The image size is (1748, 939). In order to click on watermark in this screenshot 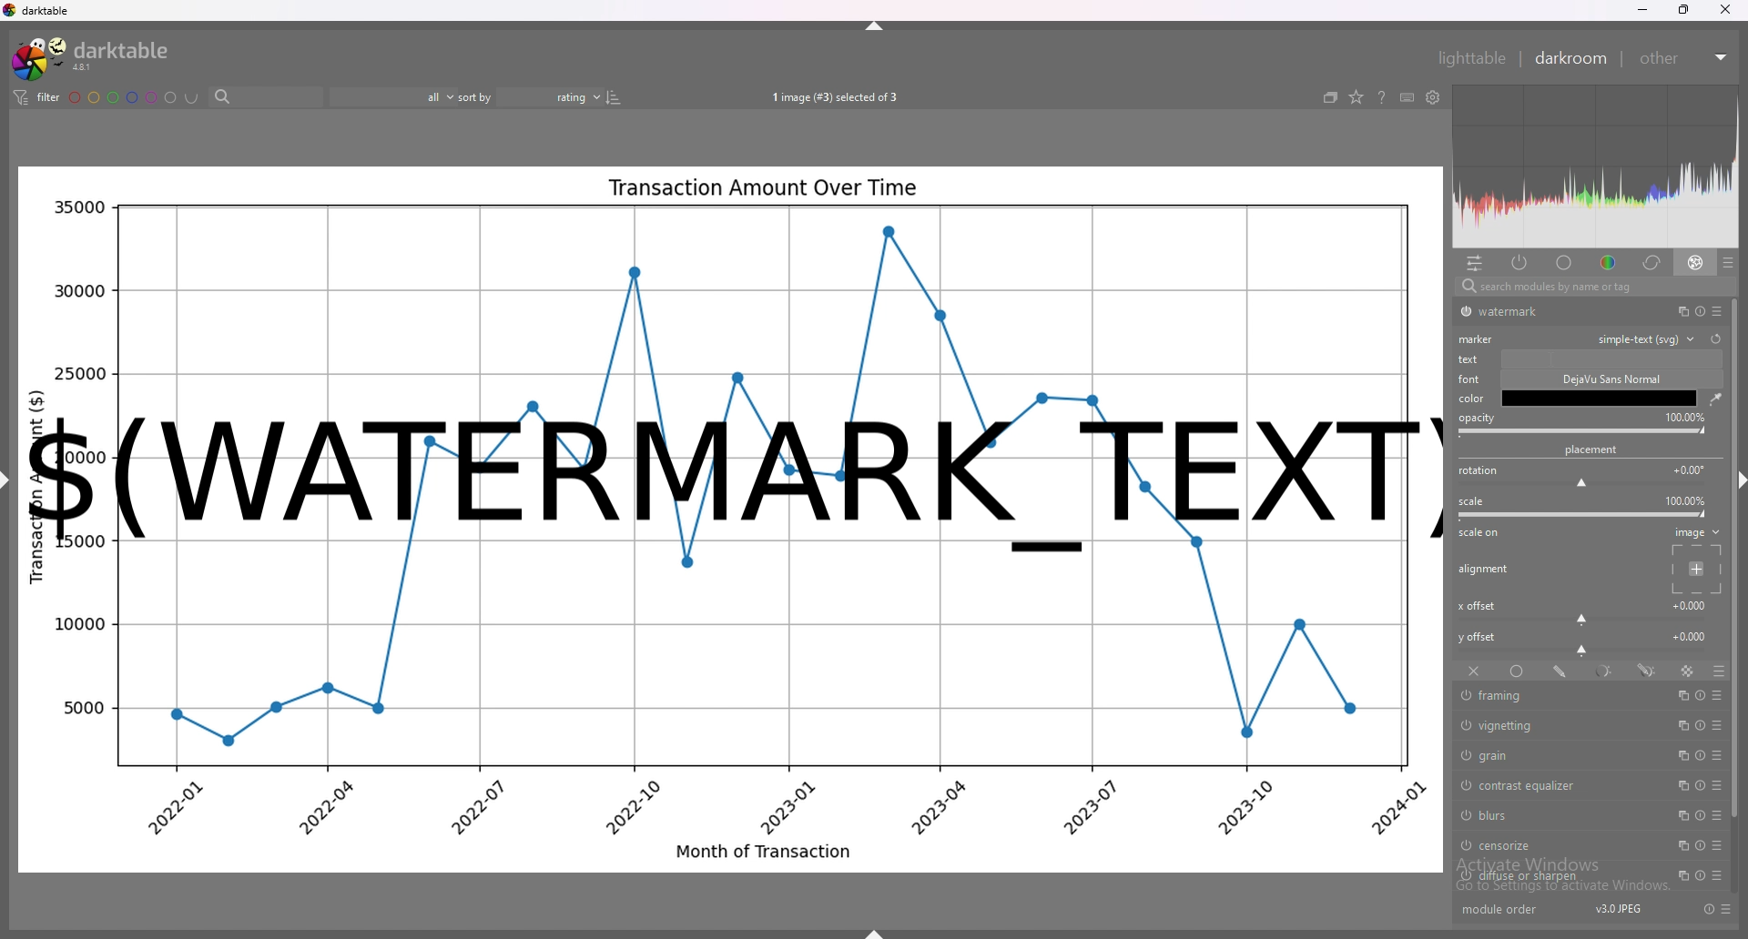, I will do `click(1560, 311)`.